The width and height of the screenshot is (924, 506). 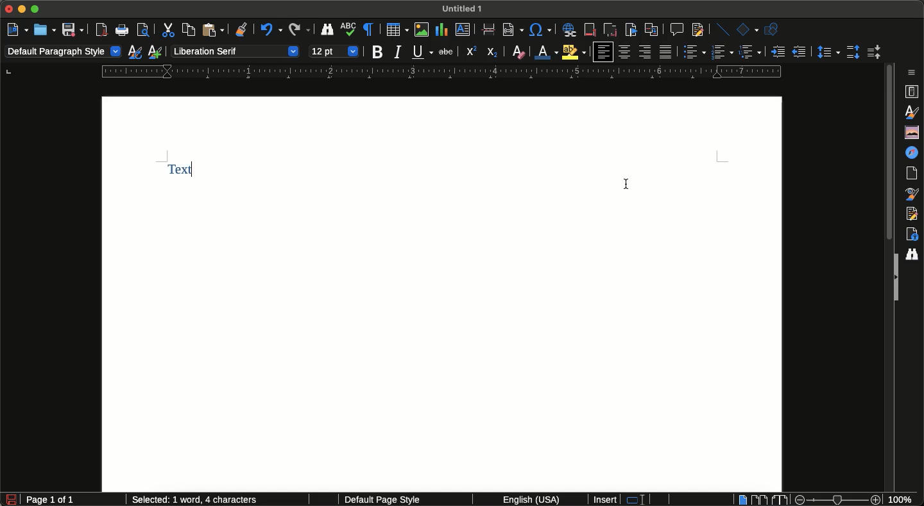 What do you see at coordinates (609, 29) in the screenshot?
I see `Insert endnote` at bounding box center [609, 29].